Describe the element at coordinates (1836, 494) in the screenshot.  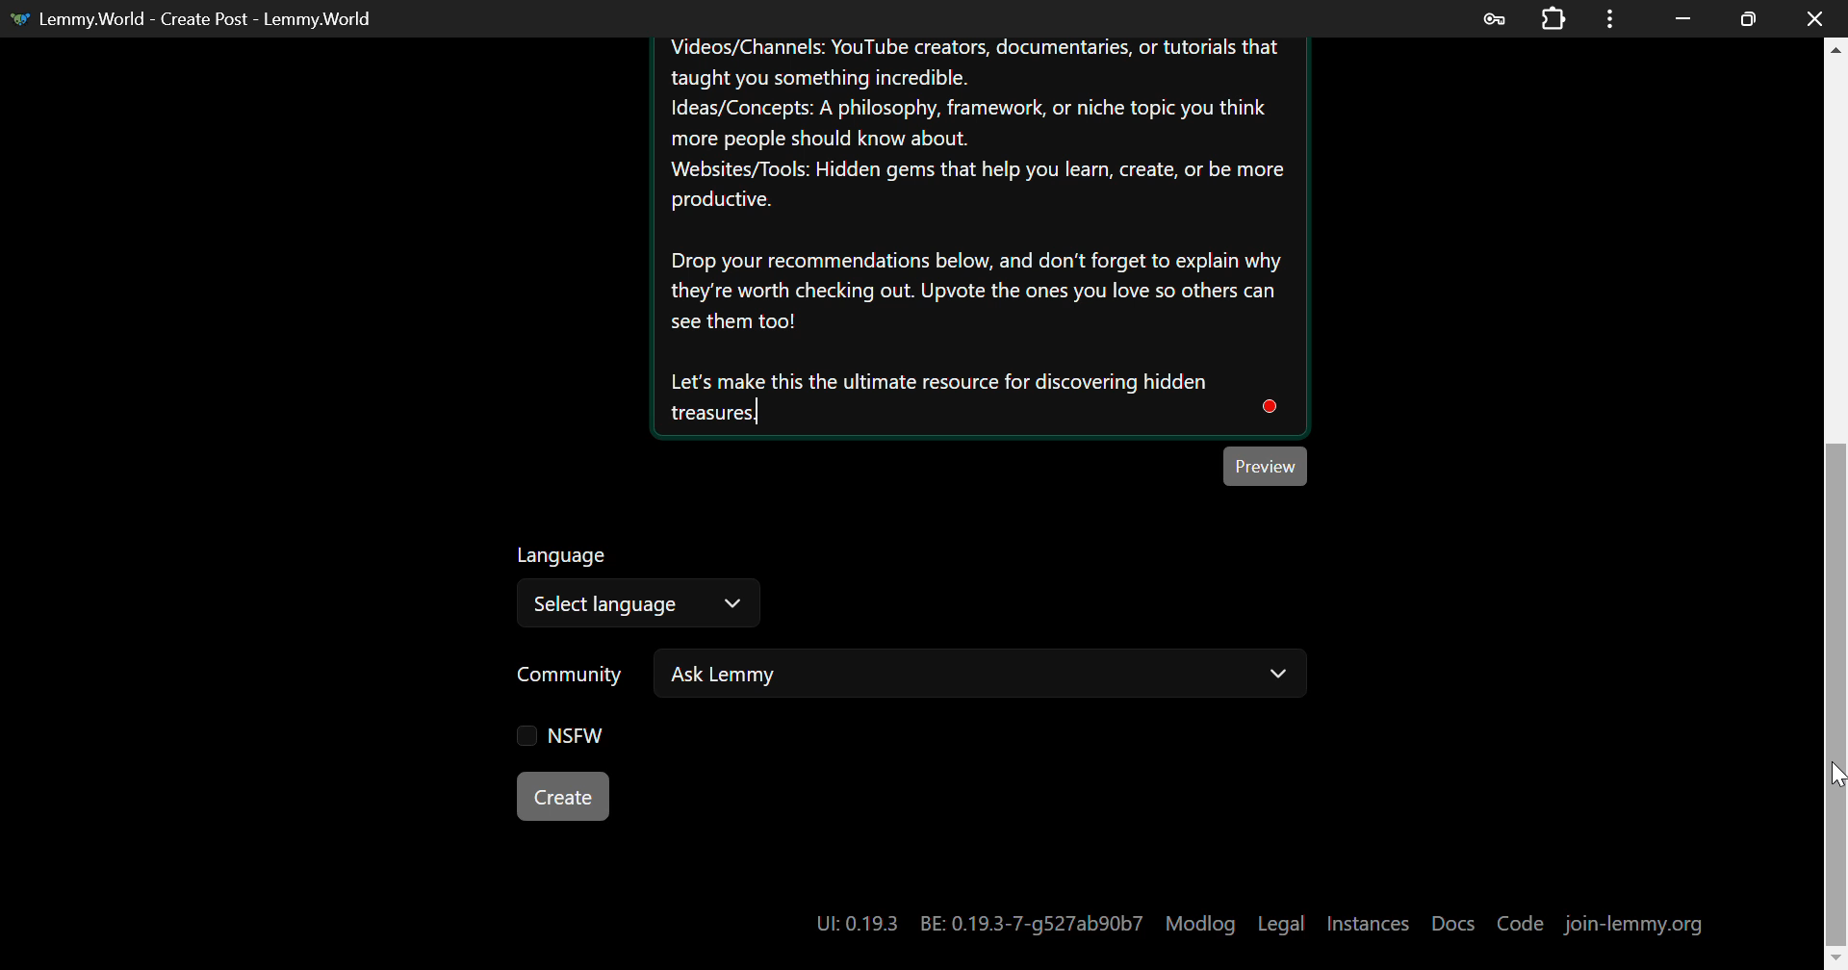
I see `Scroll Bar` at that location.